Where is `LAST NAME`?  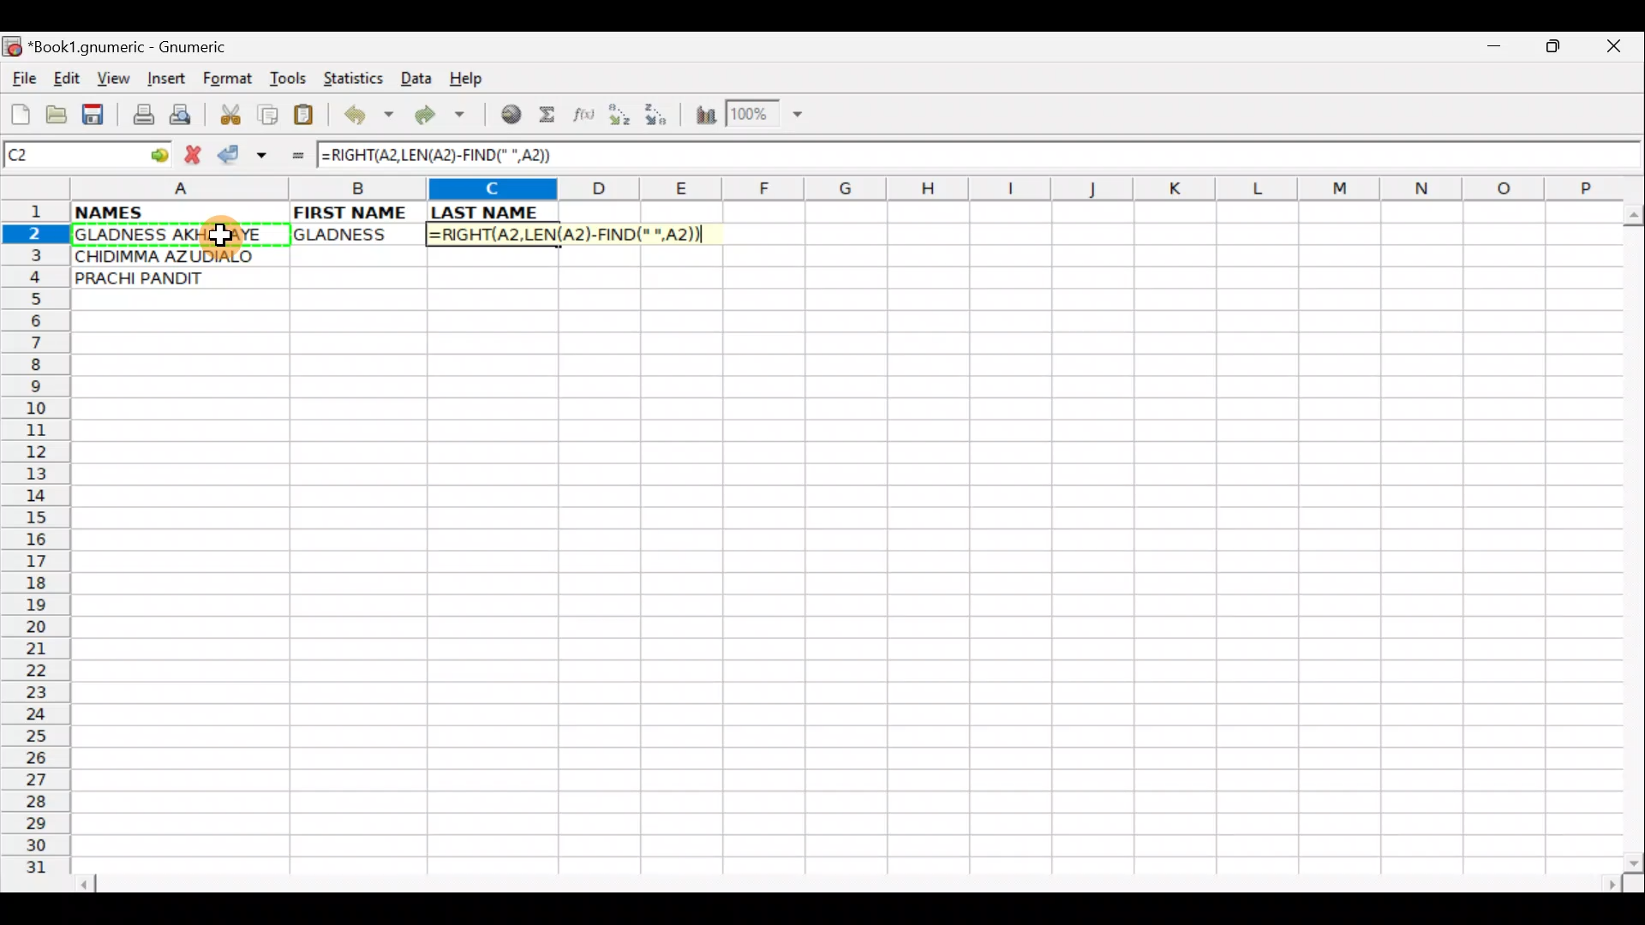 LAST NAME is located at coordinates (493, 212).